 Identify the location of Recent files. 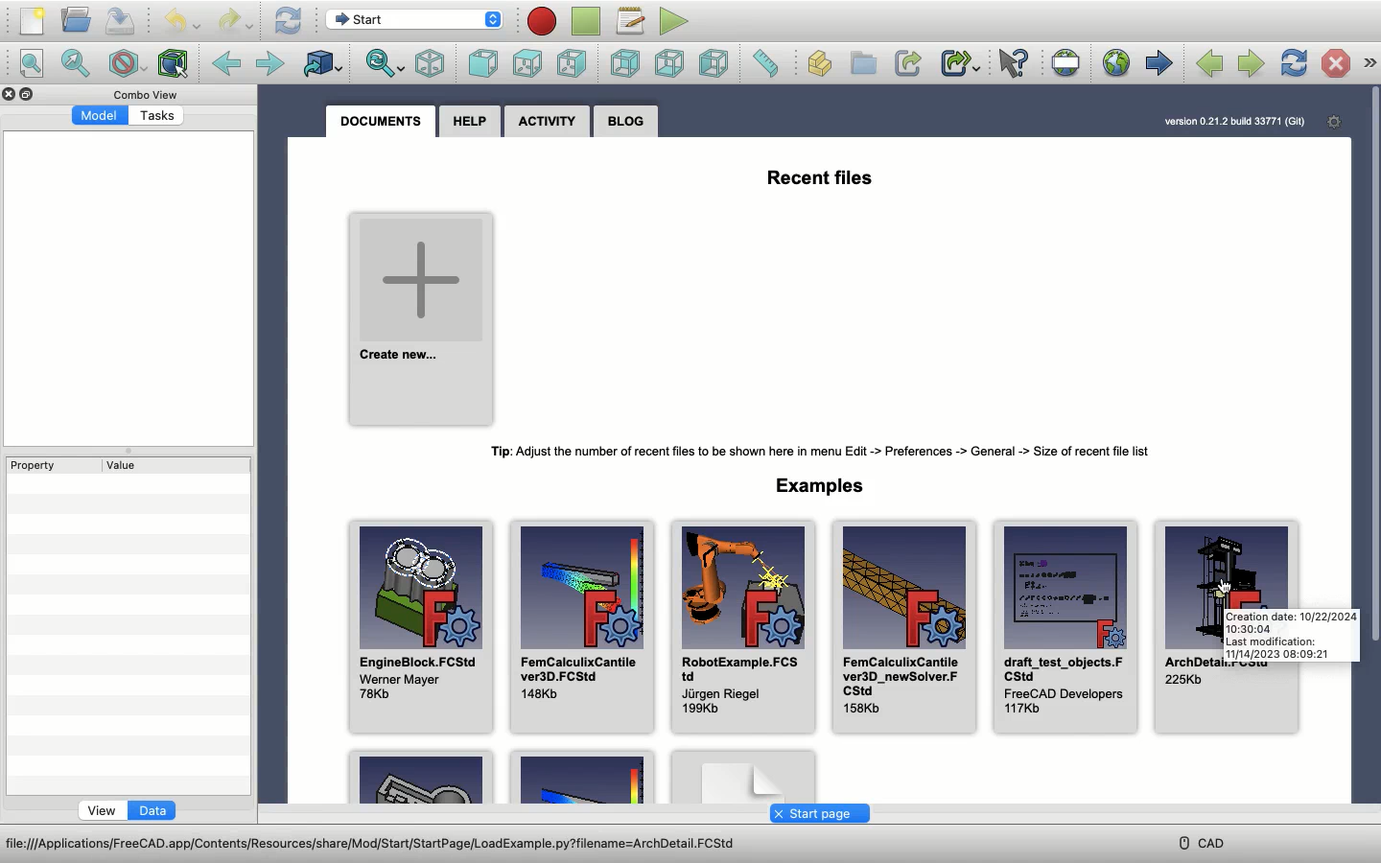
(828, 180).